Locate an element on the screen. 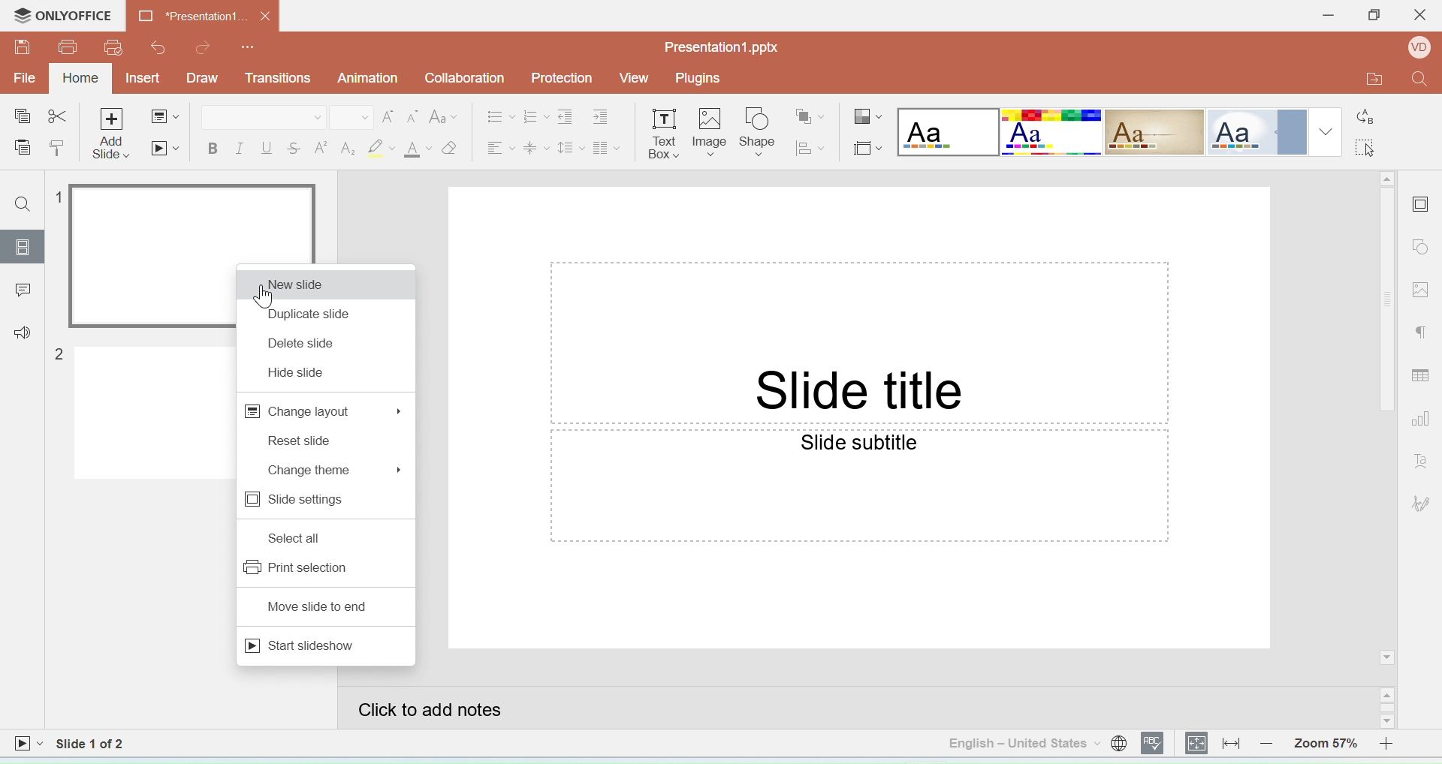 The width and height of the screenshot is (1442, 764). Text art settings is located at coordinates (1421, 460).